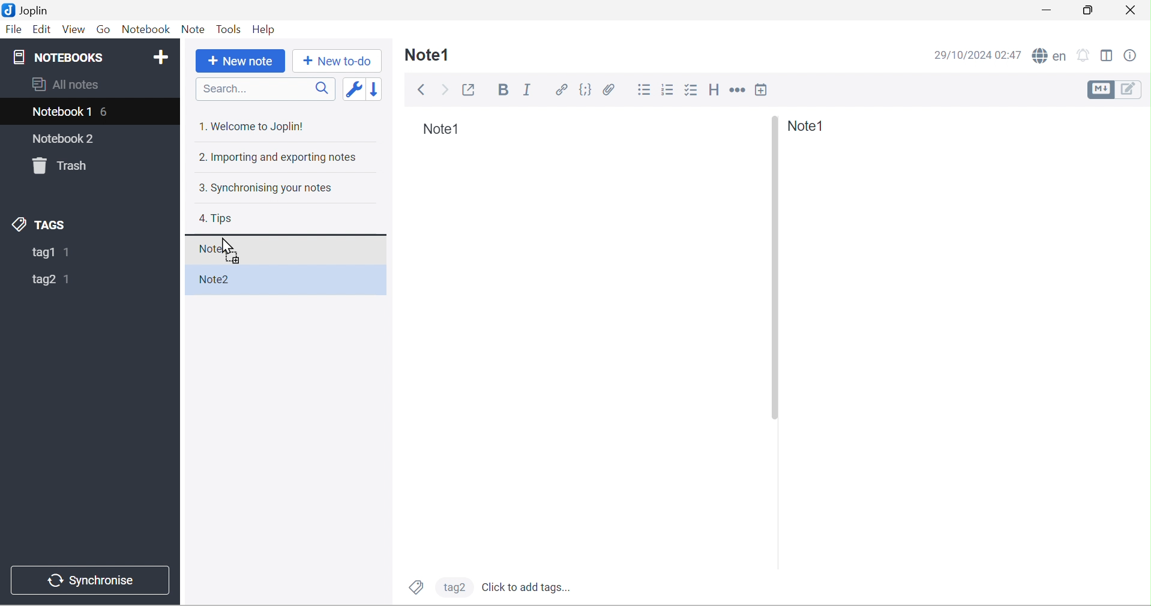 The image size is (1151, 606). I want to click on Toggle sort order field: updated date -> created date, so click(354, 89).